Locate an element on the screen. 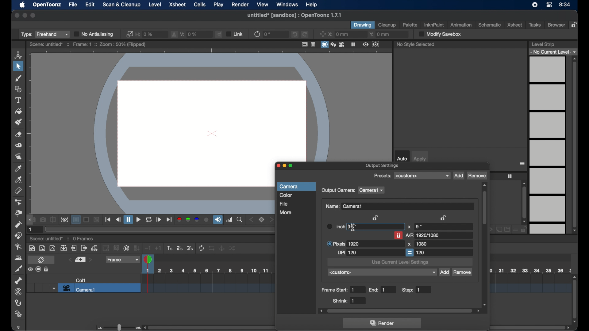 The width and height of the screenshot is (589, 331). camera is located at coordinates (290, 187).